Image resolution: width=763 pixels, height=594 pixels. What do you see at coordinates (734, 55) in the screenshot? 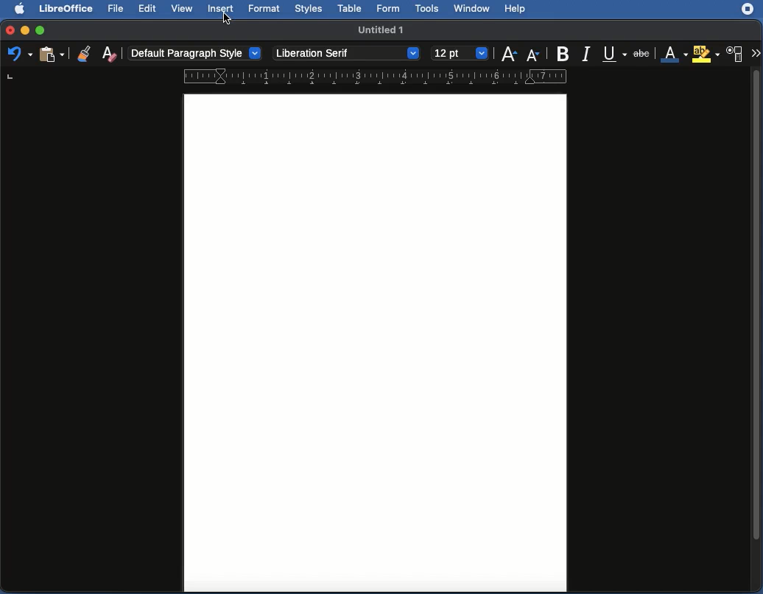
I see `Character` at bounding box center [734, 55].